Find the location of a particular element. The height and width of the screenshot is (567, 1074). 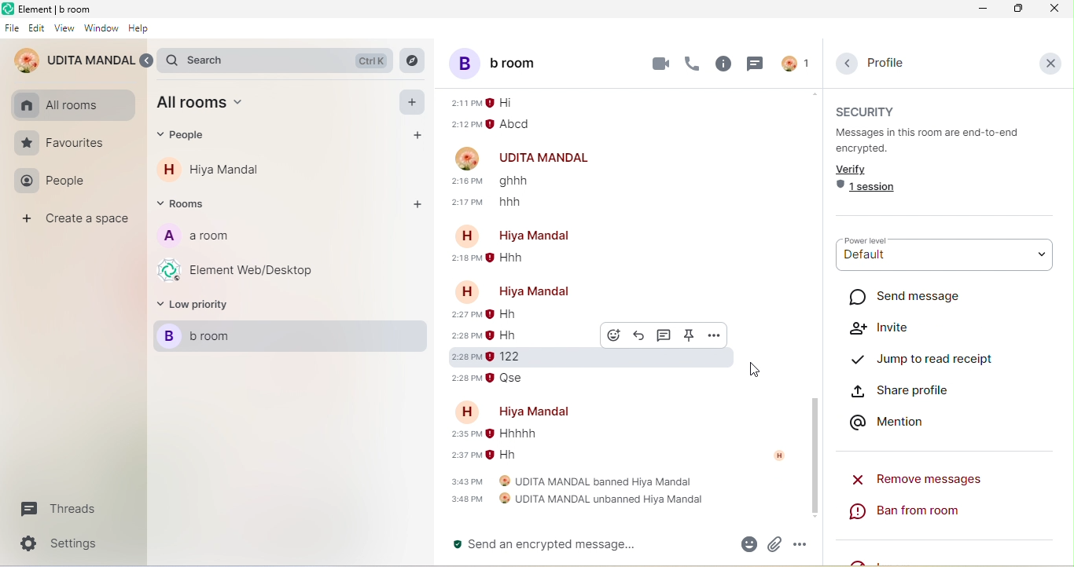

jump to read receipt is located at coordinates (924, 360).